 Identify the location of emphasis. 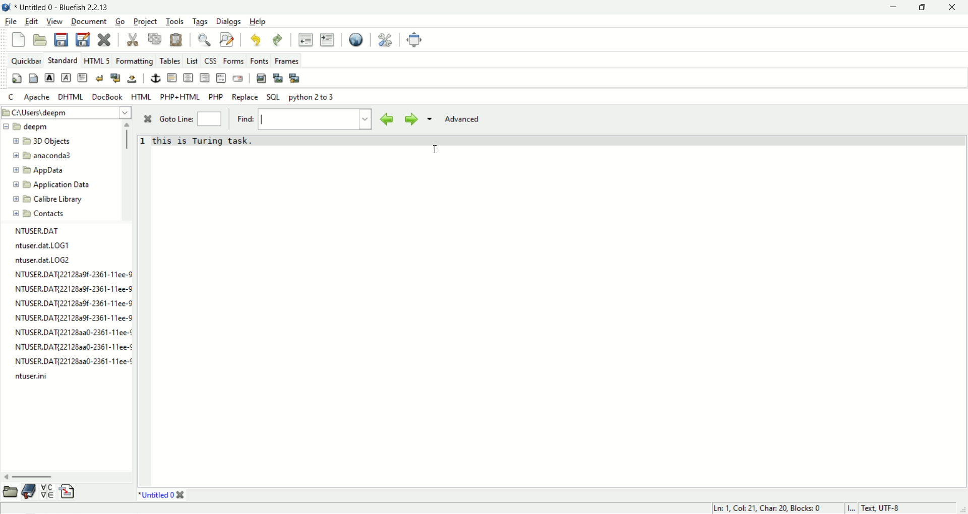
(67, 78).